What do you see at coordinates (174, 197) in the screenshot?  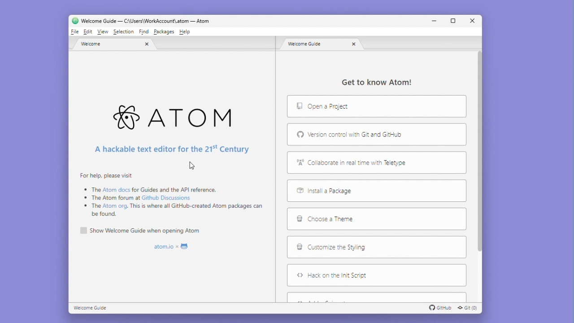 I see `For help, please visit

The Atom docs for Guides and the API reference.

The Atom forum at Github Discussions.

The Atom org. This is where all GitHub-created Atom packages can
be found.` at bounding box center [174, 197].